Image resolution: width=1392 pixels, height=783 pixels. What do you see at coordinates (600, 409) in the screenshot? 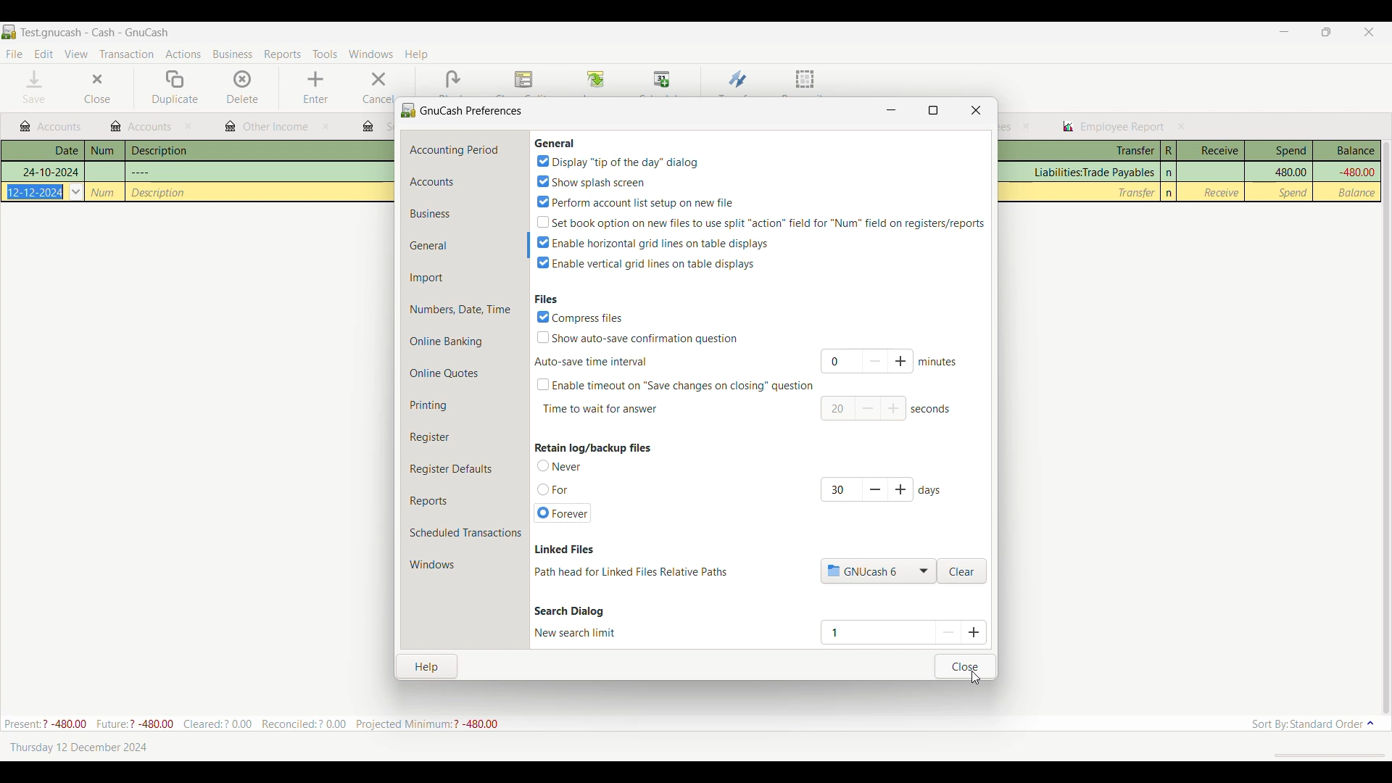
I see `` at bounding box center [600, 409].